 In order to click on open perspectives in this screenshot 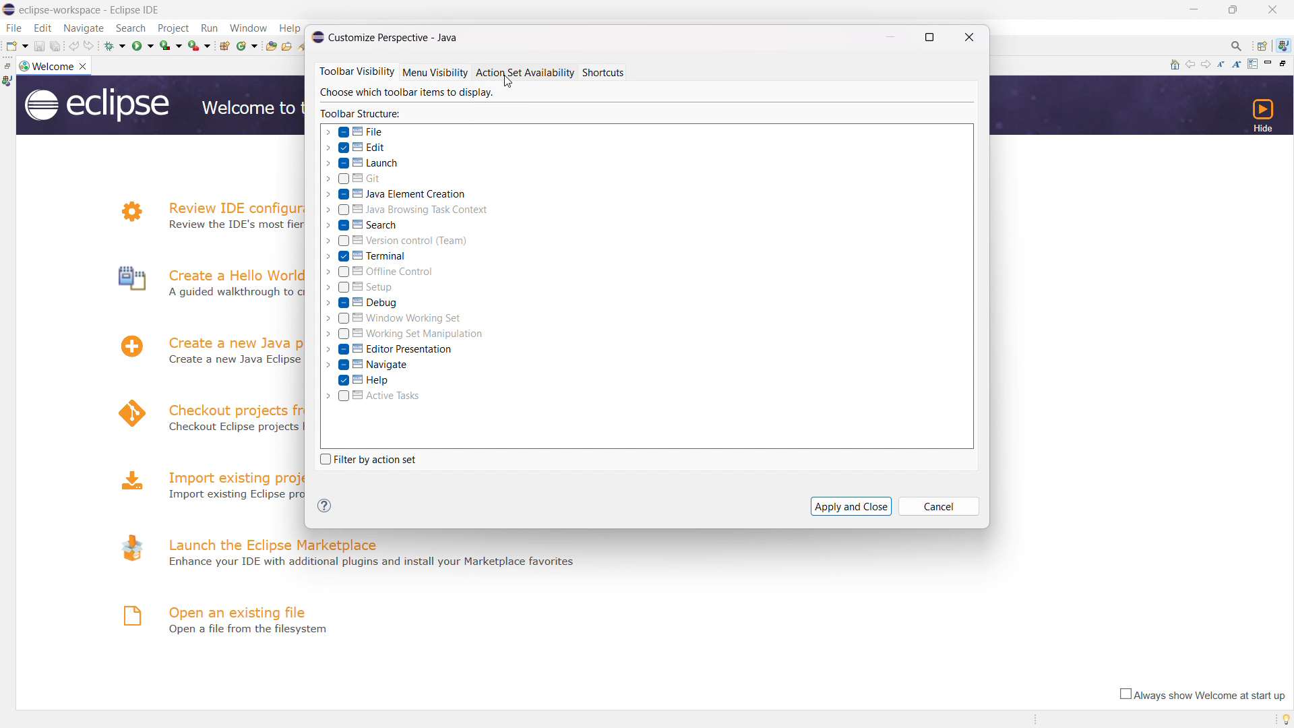, I will do `click(1262, 46)`.